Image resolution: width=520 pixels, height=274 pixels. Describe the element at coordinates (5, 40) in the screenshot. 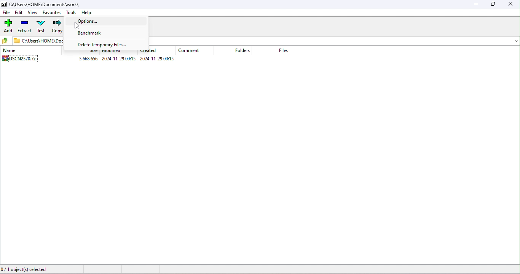

I see `up to previous folder` at that location.